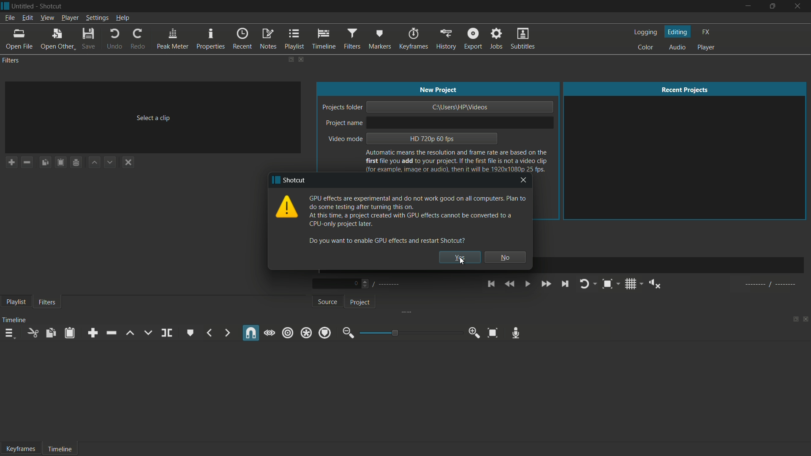 The height and width of the screenshot is (456, 811). Describe the element at coordinates (678, 32) in the screenshot. I see `editing` at that location.